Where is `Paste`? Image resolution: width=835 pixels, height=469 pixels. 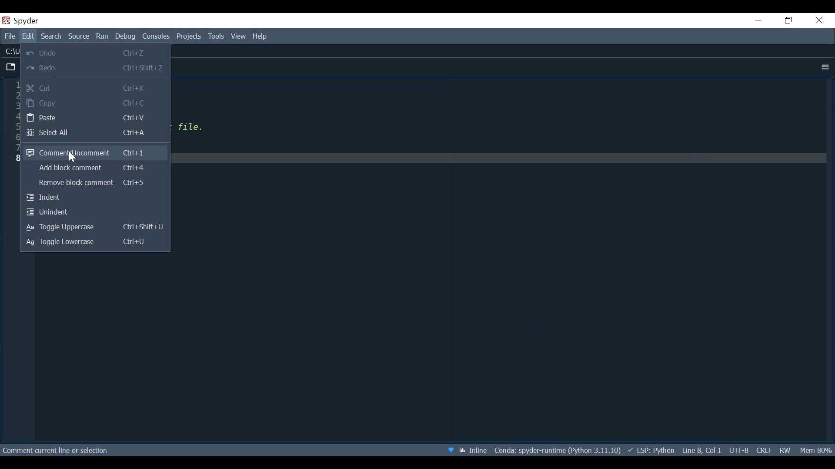 Paste is located at coordinates (95, 118).